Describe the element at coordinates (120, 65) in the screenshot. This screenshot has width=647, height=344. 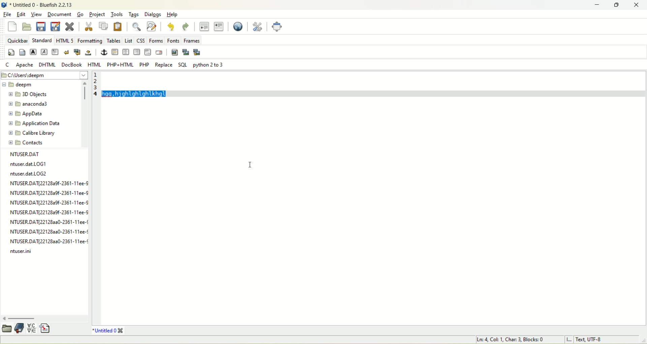
I see `PHP+HTML` at that location.